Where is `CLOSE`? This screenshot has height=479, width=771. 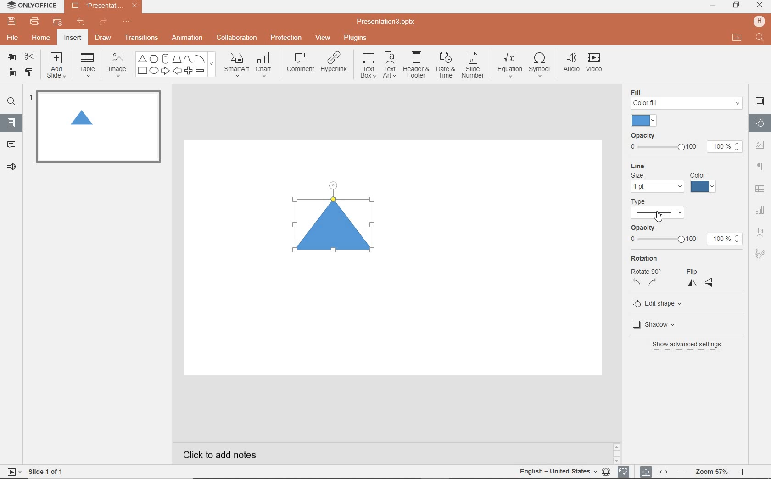 CLOSE is located at coordinates (760, 6).